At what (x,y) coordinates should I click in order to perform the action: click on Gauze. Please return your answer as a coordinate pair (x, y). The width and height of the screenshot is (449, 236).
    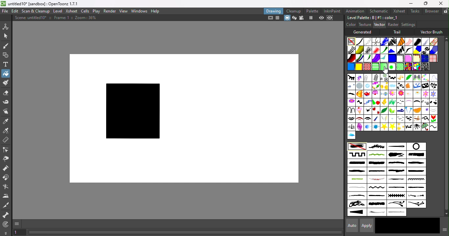
    Looking at the image, I should click on (352, 50).